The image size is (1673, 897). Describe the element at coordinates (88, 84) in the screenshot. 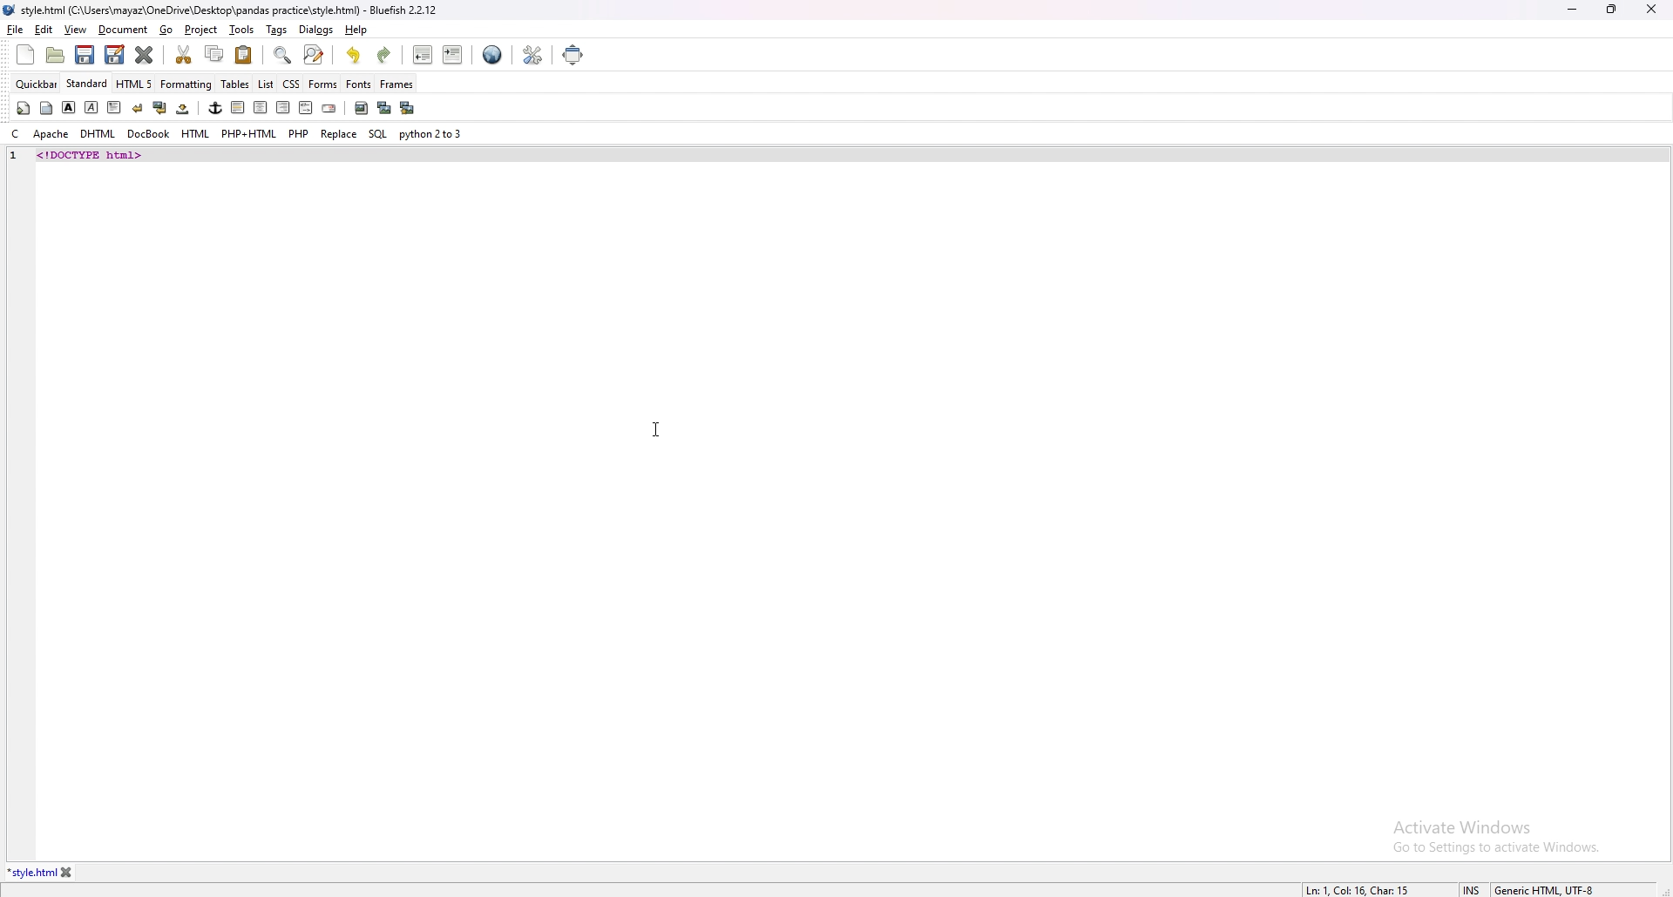

I see `standard` at that location.